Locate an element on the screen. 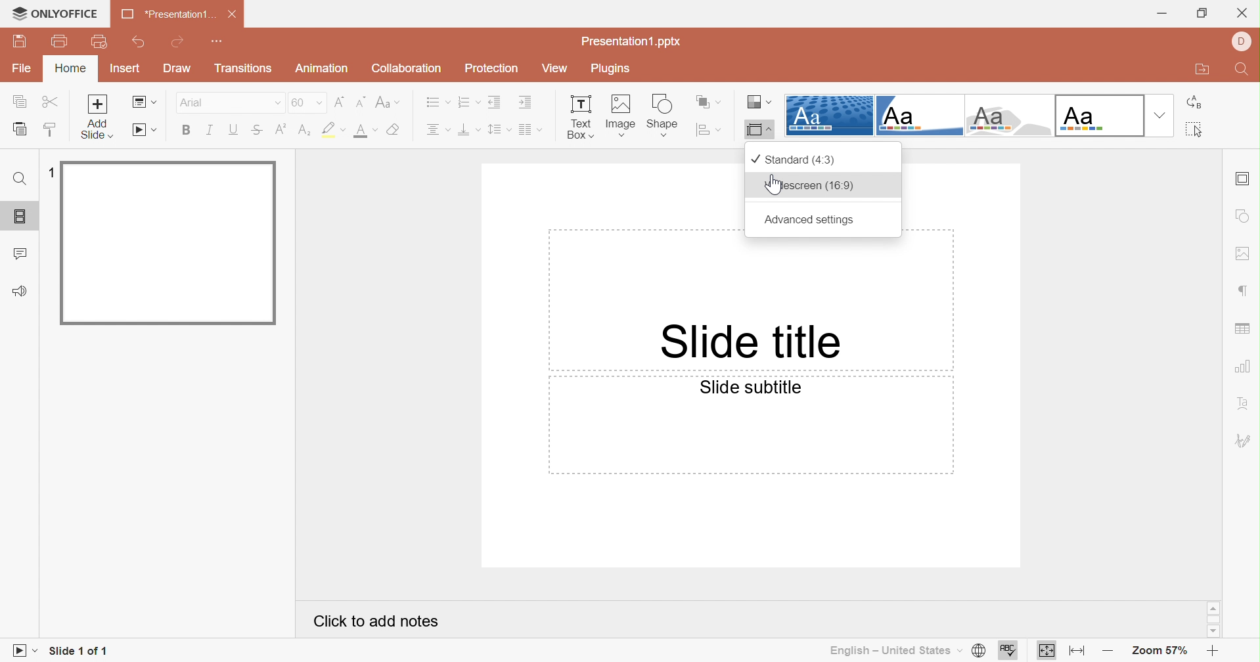 This screenshot has width=1260, height=662. Close is located at coordinates (234, 14).